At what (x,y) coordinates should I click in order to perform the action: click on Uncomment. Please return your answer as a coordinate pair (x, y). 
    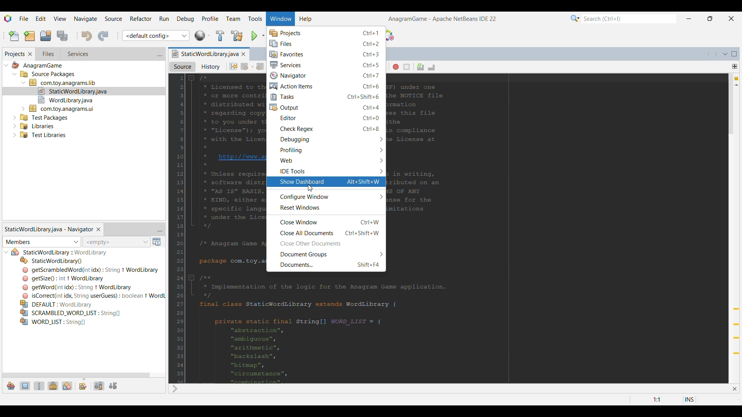
    Looking at the image, I should click on (432, 67).